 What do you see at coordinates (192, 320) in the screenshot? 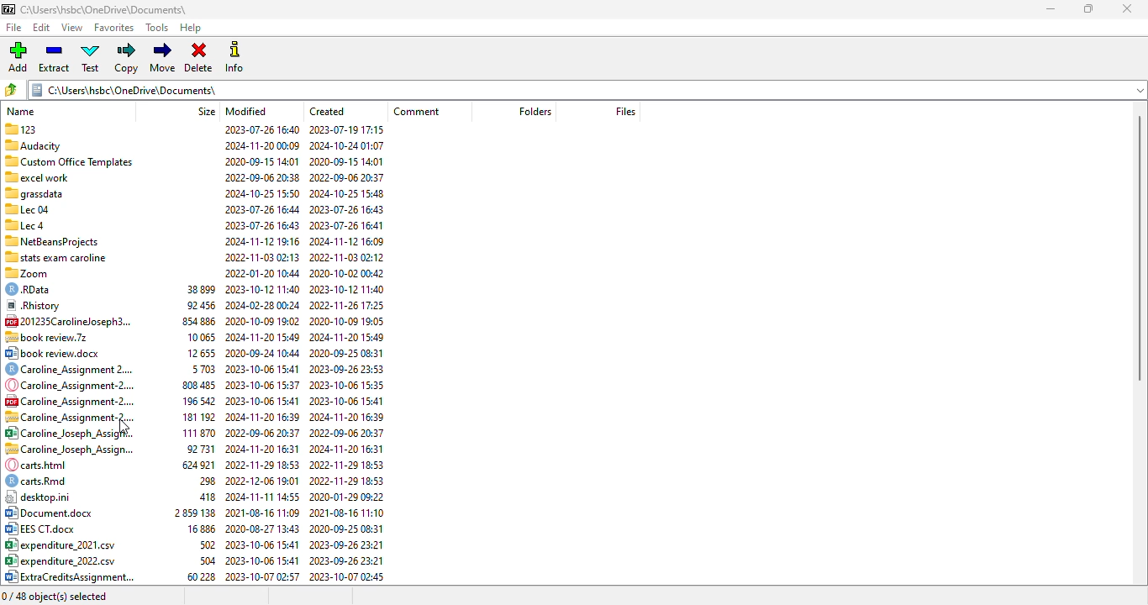
I see `C2 201235Carolineloseph3... 854 886 2020-10-09 19:02 2020-10-09 19:05` at bounding box center [192, 320].